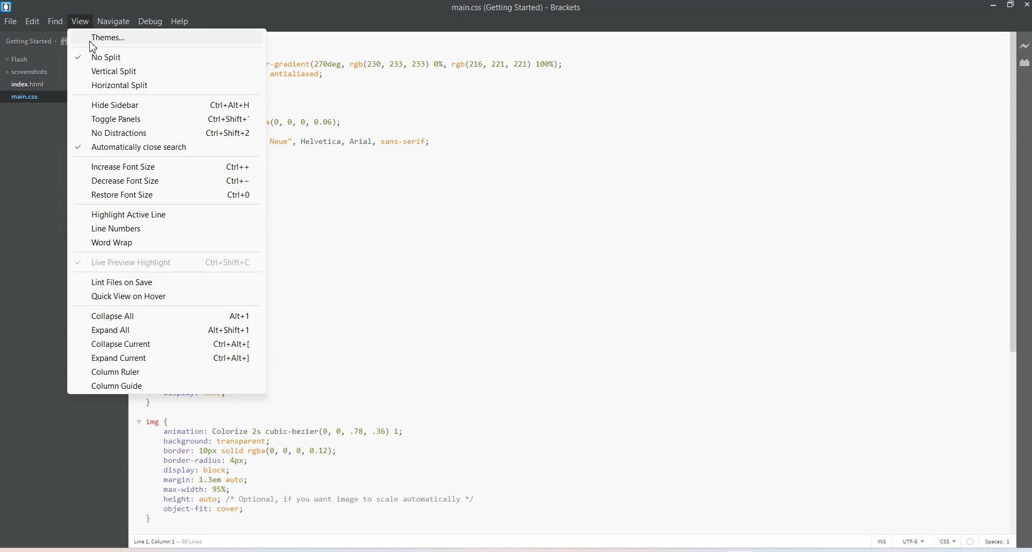 The height and width of the screenshot is (552, 1032). I want to click on Vertical scroll bar, so click(1010, 281).